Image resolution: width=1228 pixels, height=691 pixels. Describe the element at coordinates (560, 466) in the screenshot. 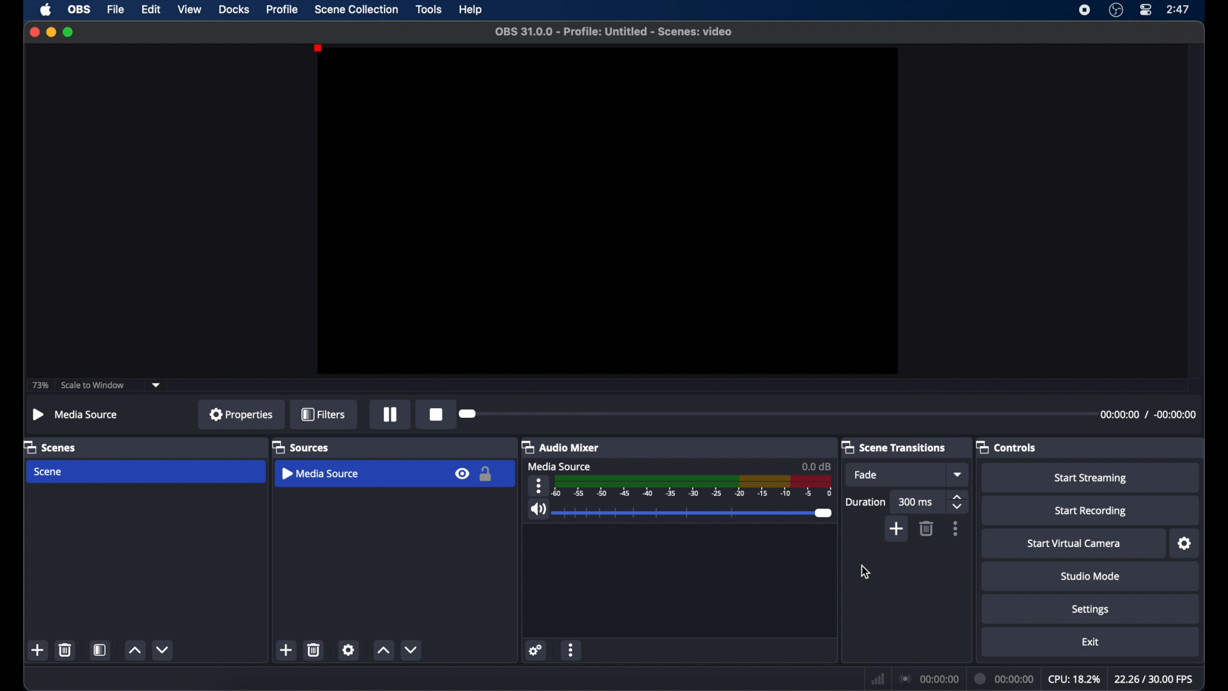

I see `media source` at that location.